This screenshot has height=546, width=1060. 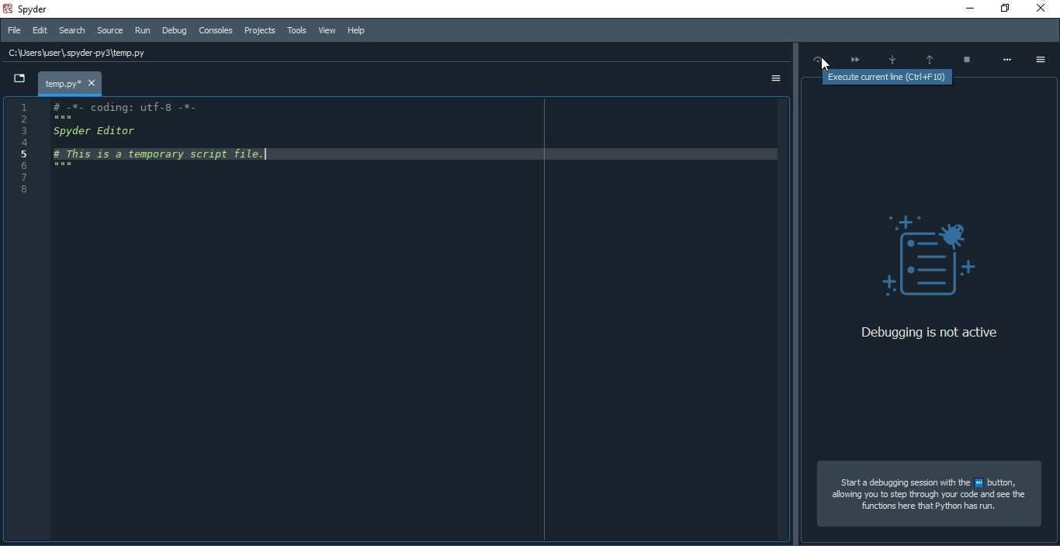 I want to click on Edit, so click(x=41, y=29).